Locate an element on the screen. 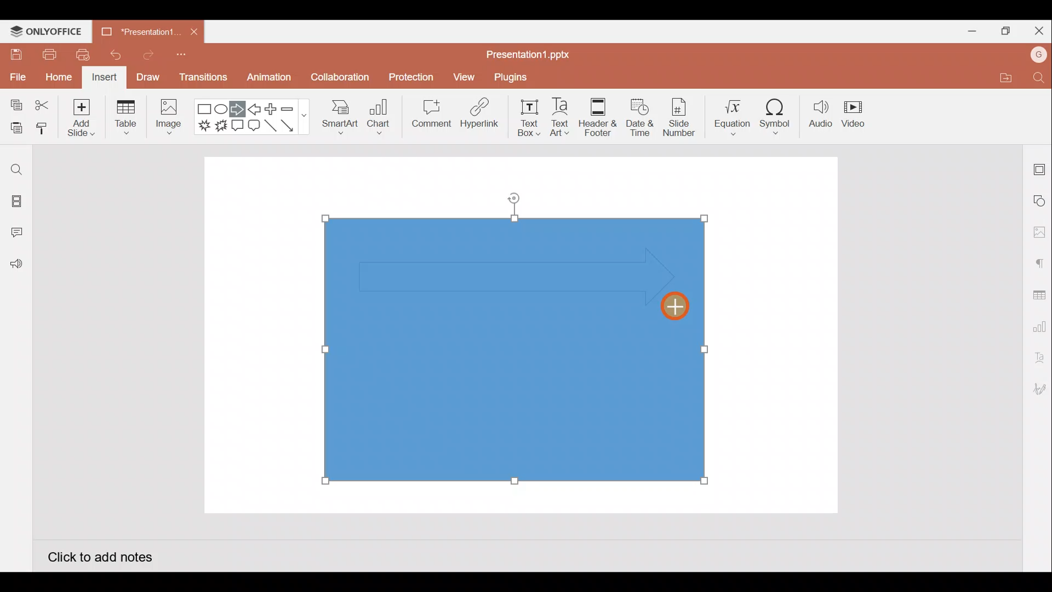 This screenshot has height=592, width=1052. Text Art settings is located at coordinates (1038, 358).